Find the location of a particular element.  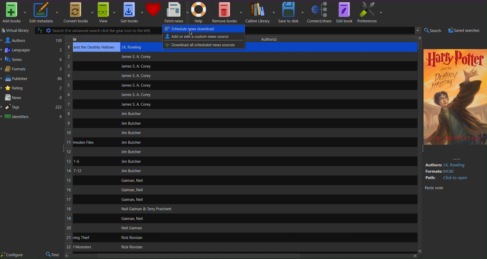

Neil Gaiman is located at coordinates (133, 228).